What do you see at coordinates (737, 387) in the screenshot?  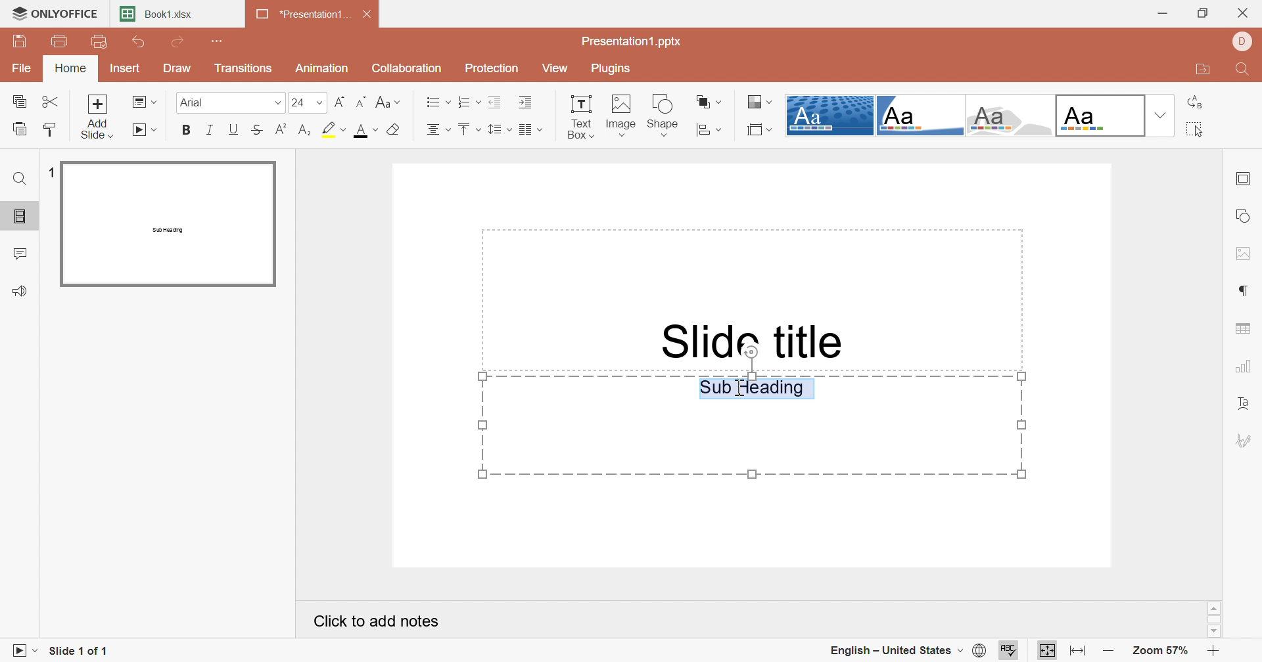 I see `Cursor` at bounding box center [737, 387].